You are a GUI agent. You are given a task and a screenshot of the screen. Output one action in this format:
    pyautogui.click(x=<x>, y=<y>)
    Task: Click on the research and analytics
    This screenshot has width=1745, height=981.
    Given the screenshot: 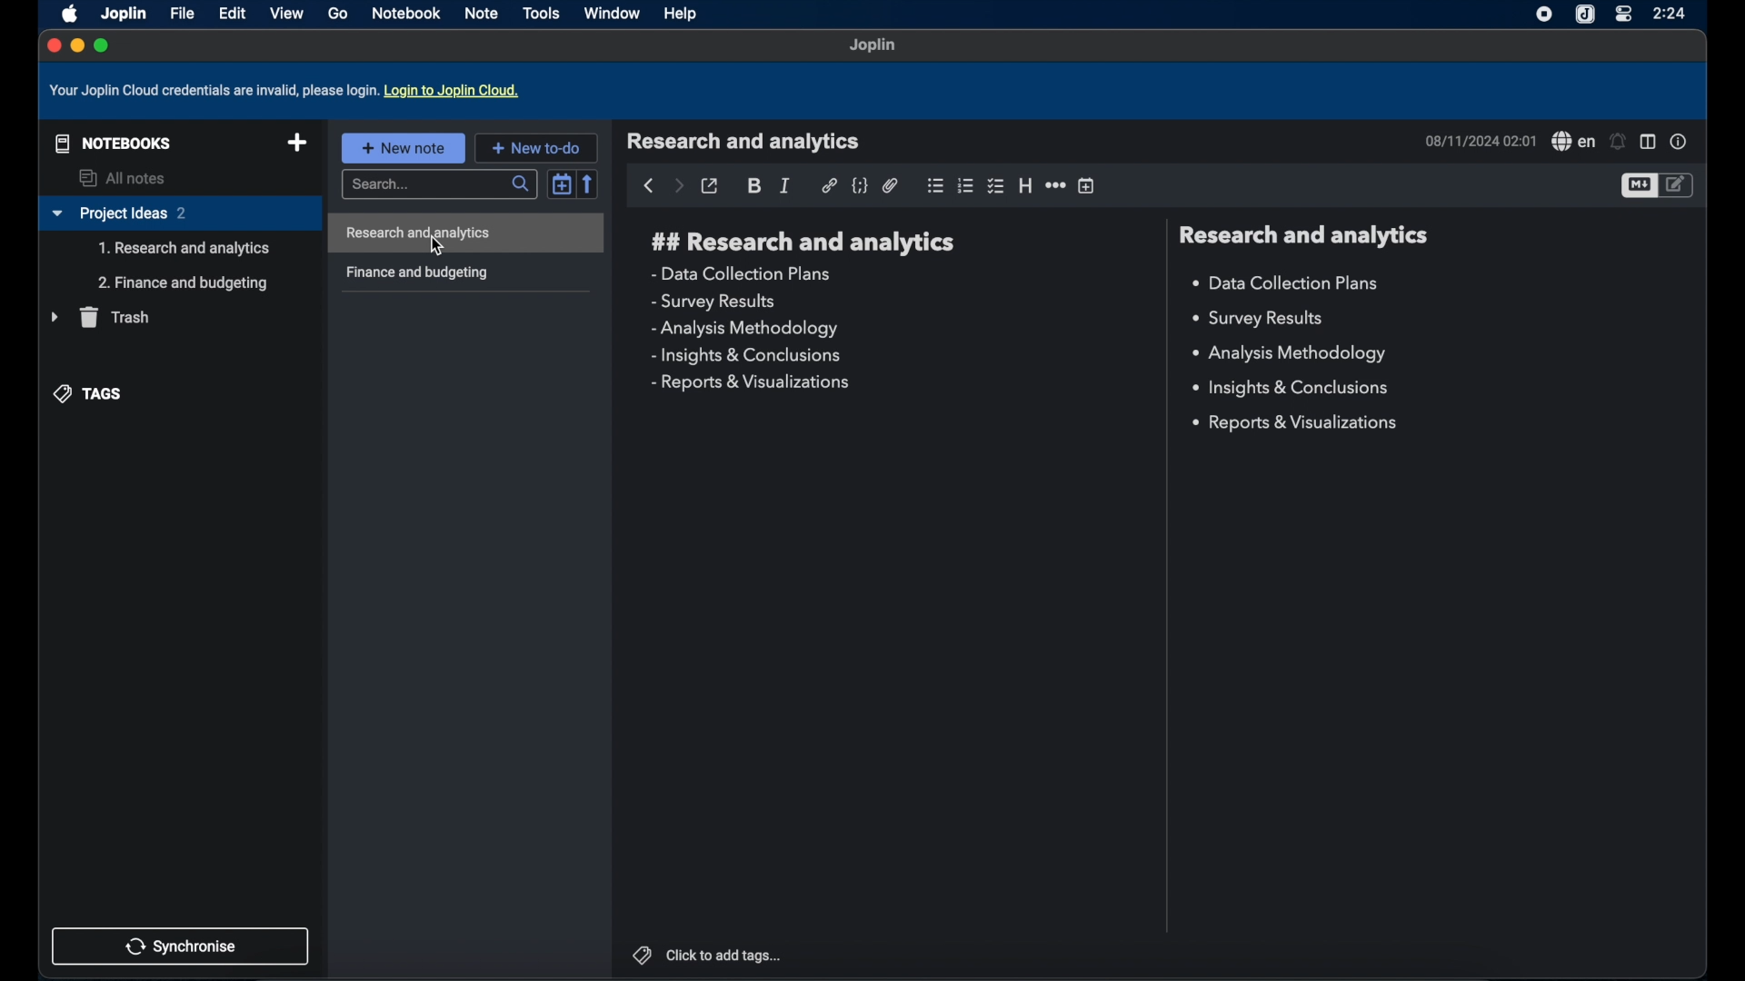 What is the action you would take?
    pyautogui.click(x=1302, y=235)
    